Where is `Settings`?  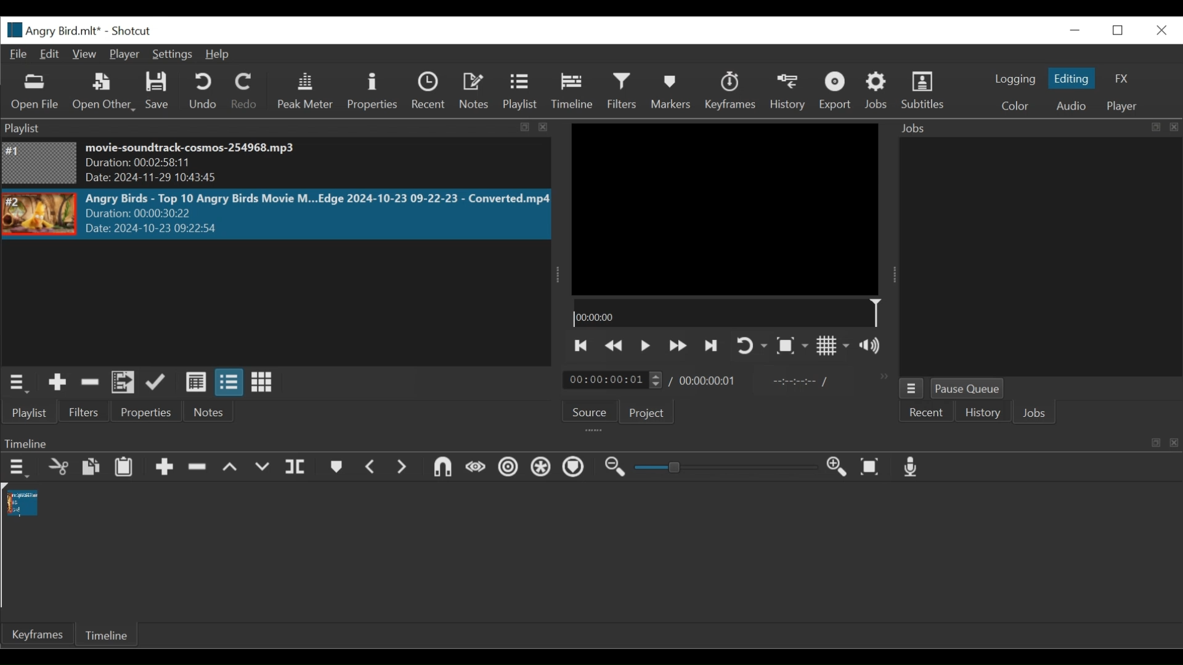
Settings is located at coordinates (171, 55).